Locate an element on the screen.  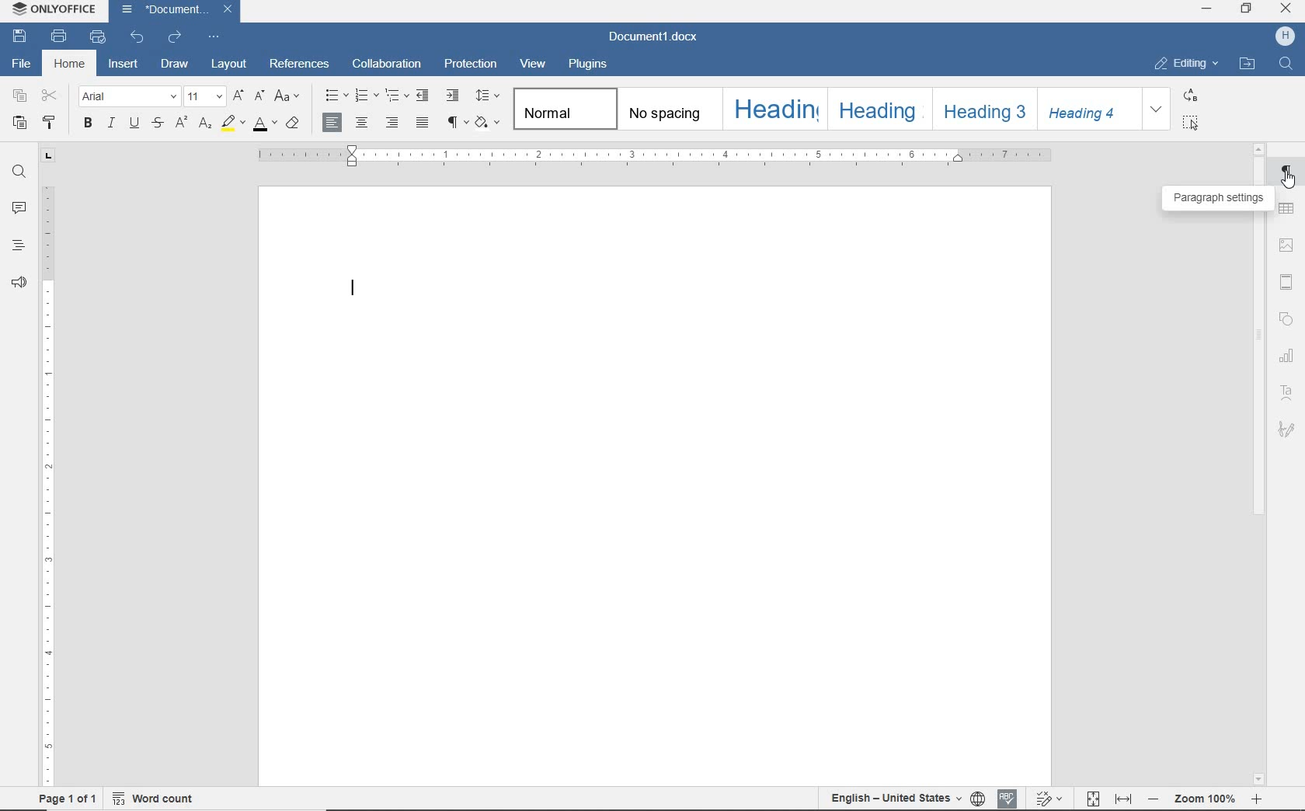
heading1 is located at coordinates (777, 109).